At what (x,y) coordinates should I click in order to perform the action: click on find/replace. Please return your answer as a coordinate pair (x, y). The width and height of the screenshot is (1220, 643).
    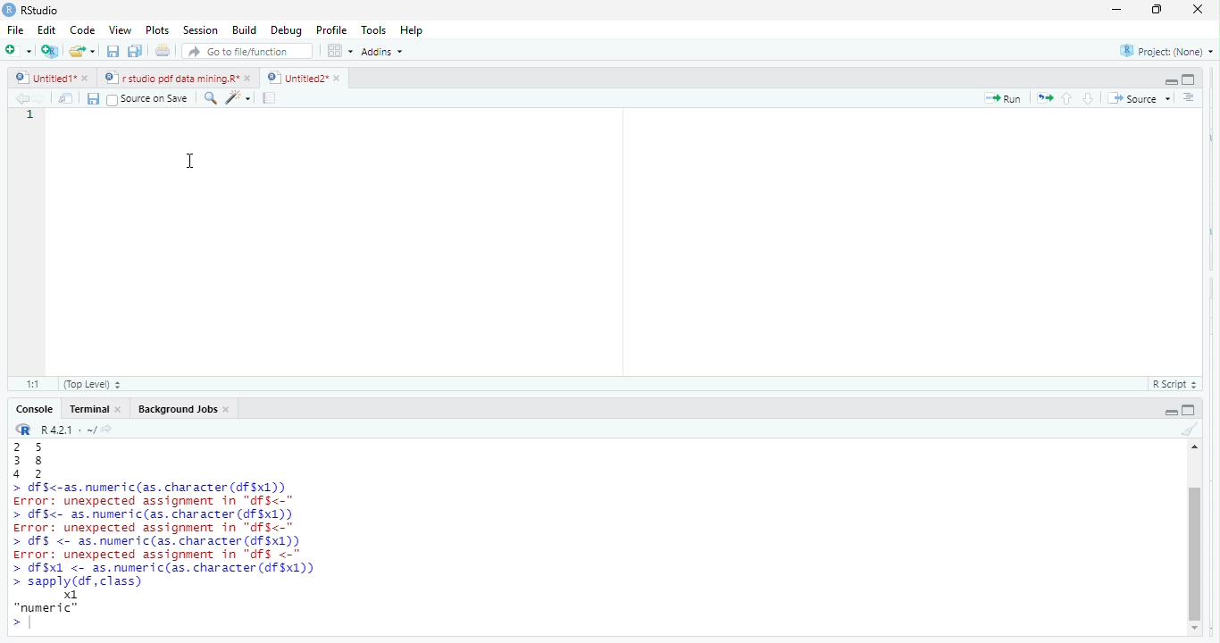
    Looking at the image, I should click on (213, 100).